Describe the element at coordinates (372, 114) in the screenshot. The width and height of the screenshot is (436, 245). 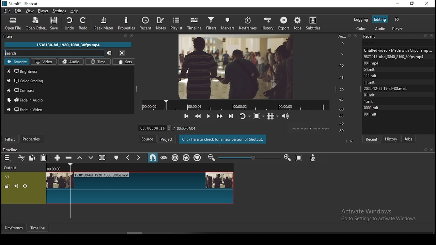
I see `001.mit` at that location.